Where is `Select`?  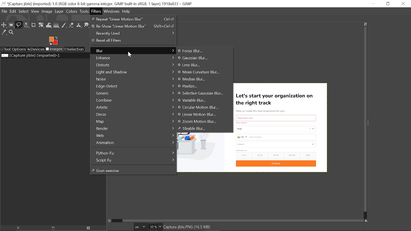 Select is located at coordinates (24, 11).